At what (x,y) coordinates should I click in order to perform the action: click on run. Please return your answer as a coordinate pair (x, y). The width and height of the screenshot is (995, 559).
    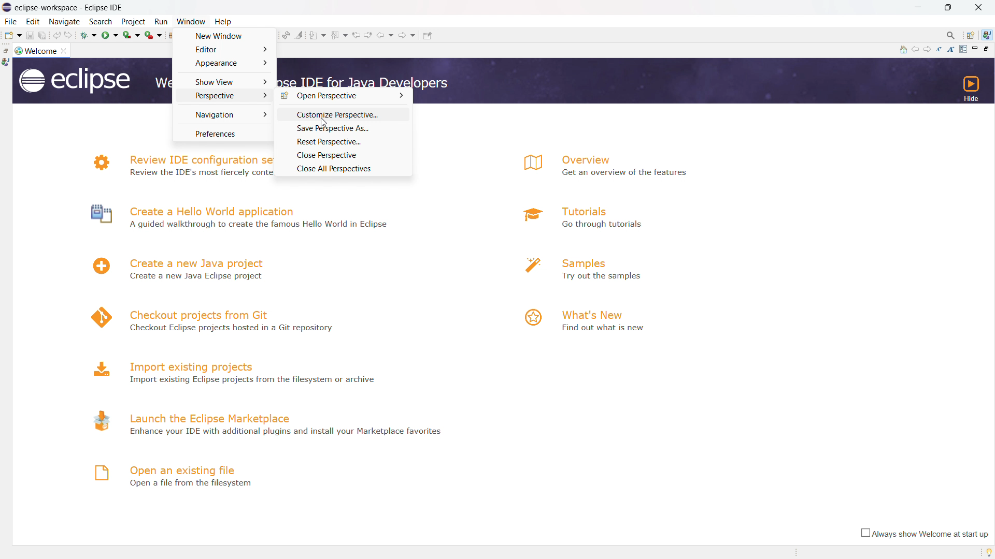
    Looking at the image, I should click on (109, 35).